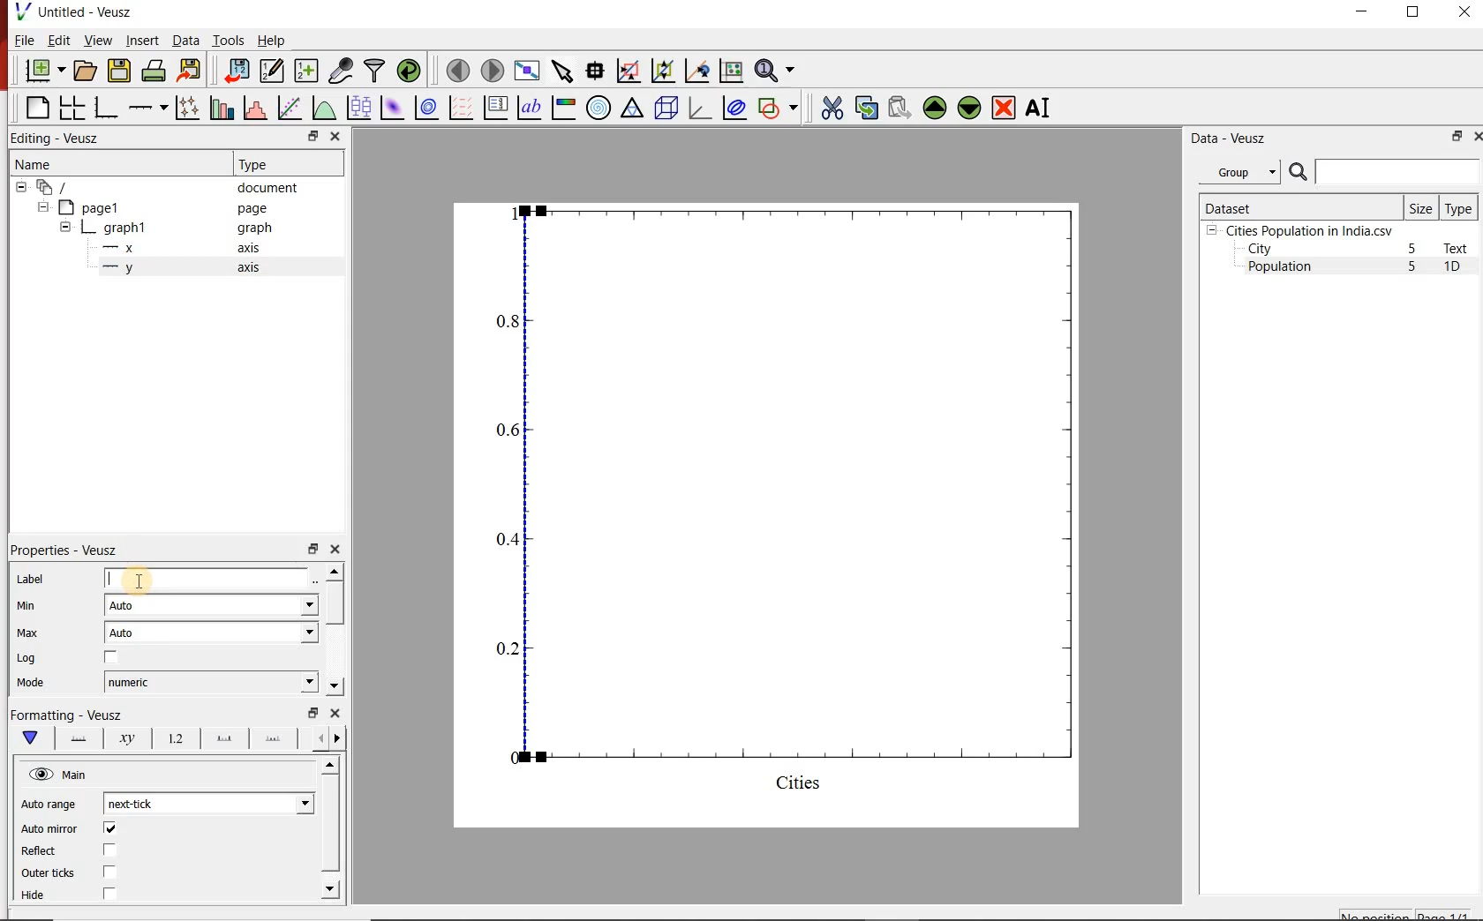 This screenshot has height=921, width=1483. I want to click on close, so click(333, 713).